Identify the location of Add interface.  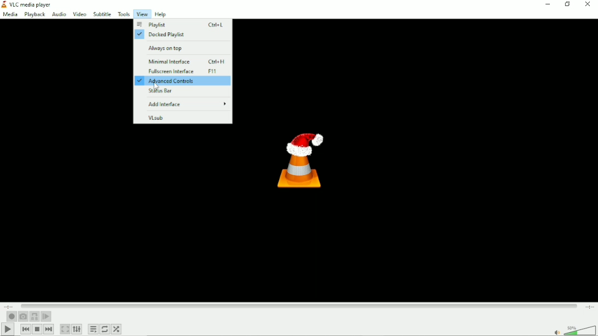
(188, 104).